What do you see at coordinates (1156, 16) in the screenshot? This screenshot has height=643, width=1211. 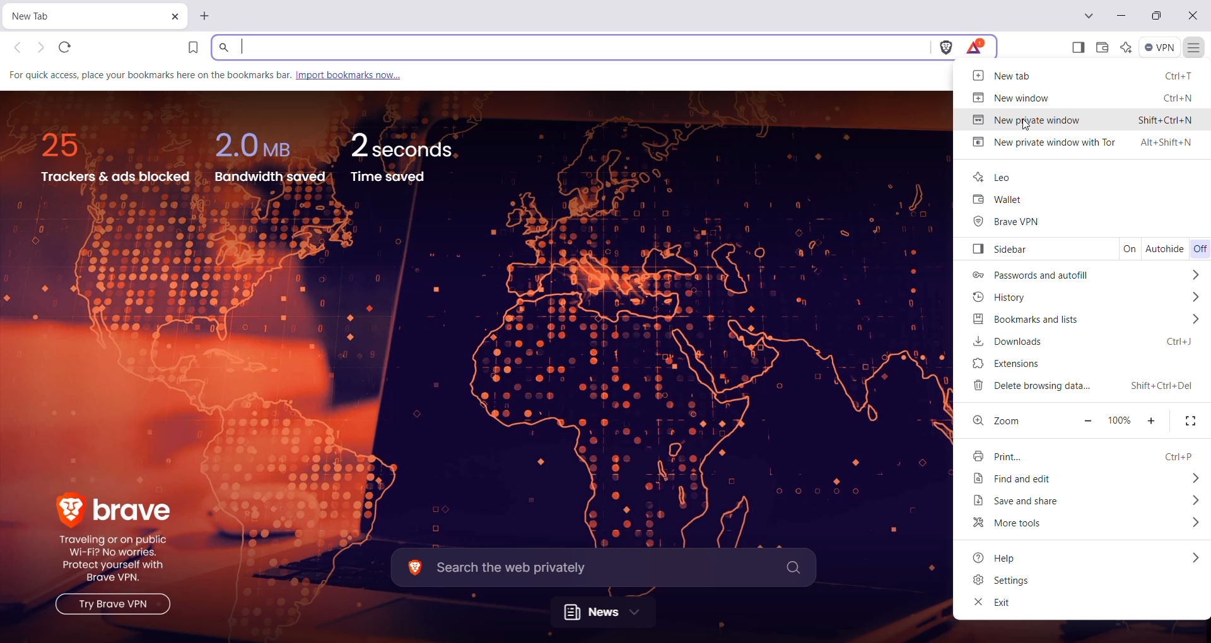 I see `Restore Down` at bounding box center [1156, 16].